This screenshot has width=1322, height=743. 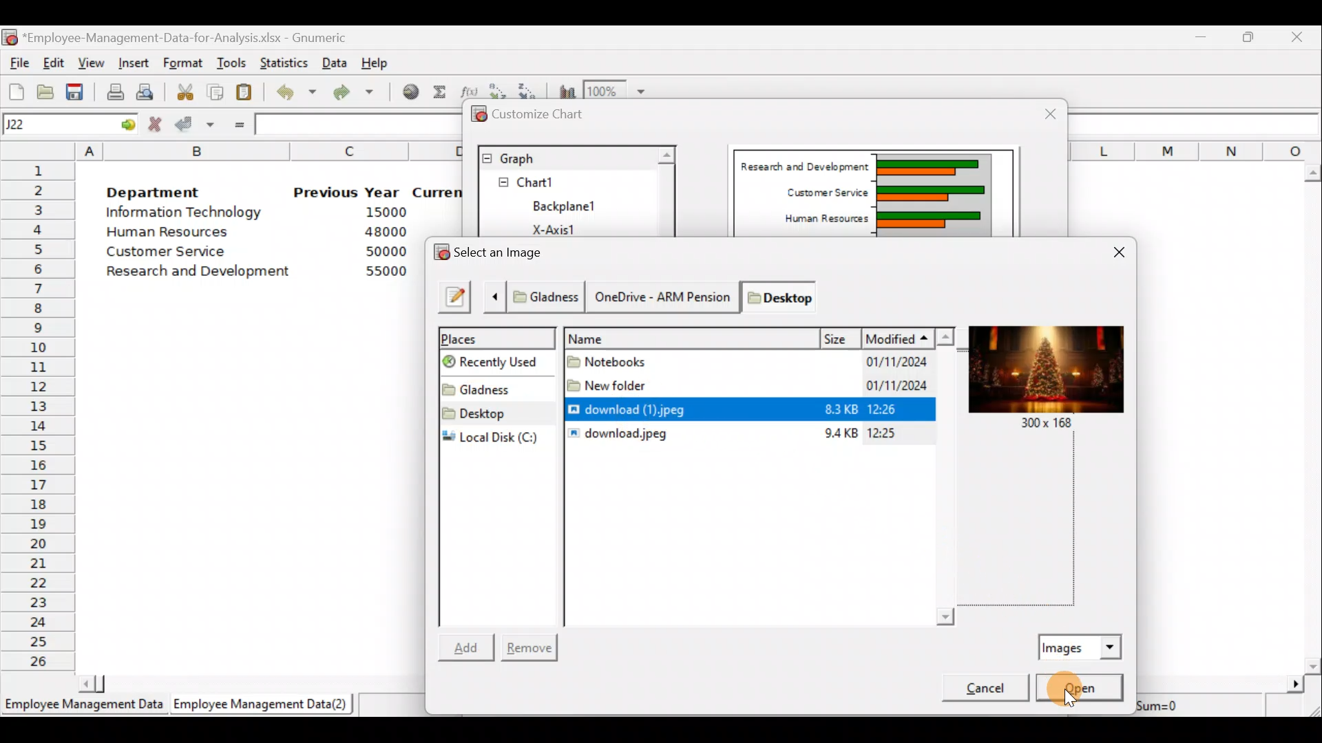 What do you see at coordinates (499, 89) in the screenshot?
I see `Sort in Ascending order` at bounding box center [499, 89].